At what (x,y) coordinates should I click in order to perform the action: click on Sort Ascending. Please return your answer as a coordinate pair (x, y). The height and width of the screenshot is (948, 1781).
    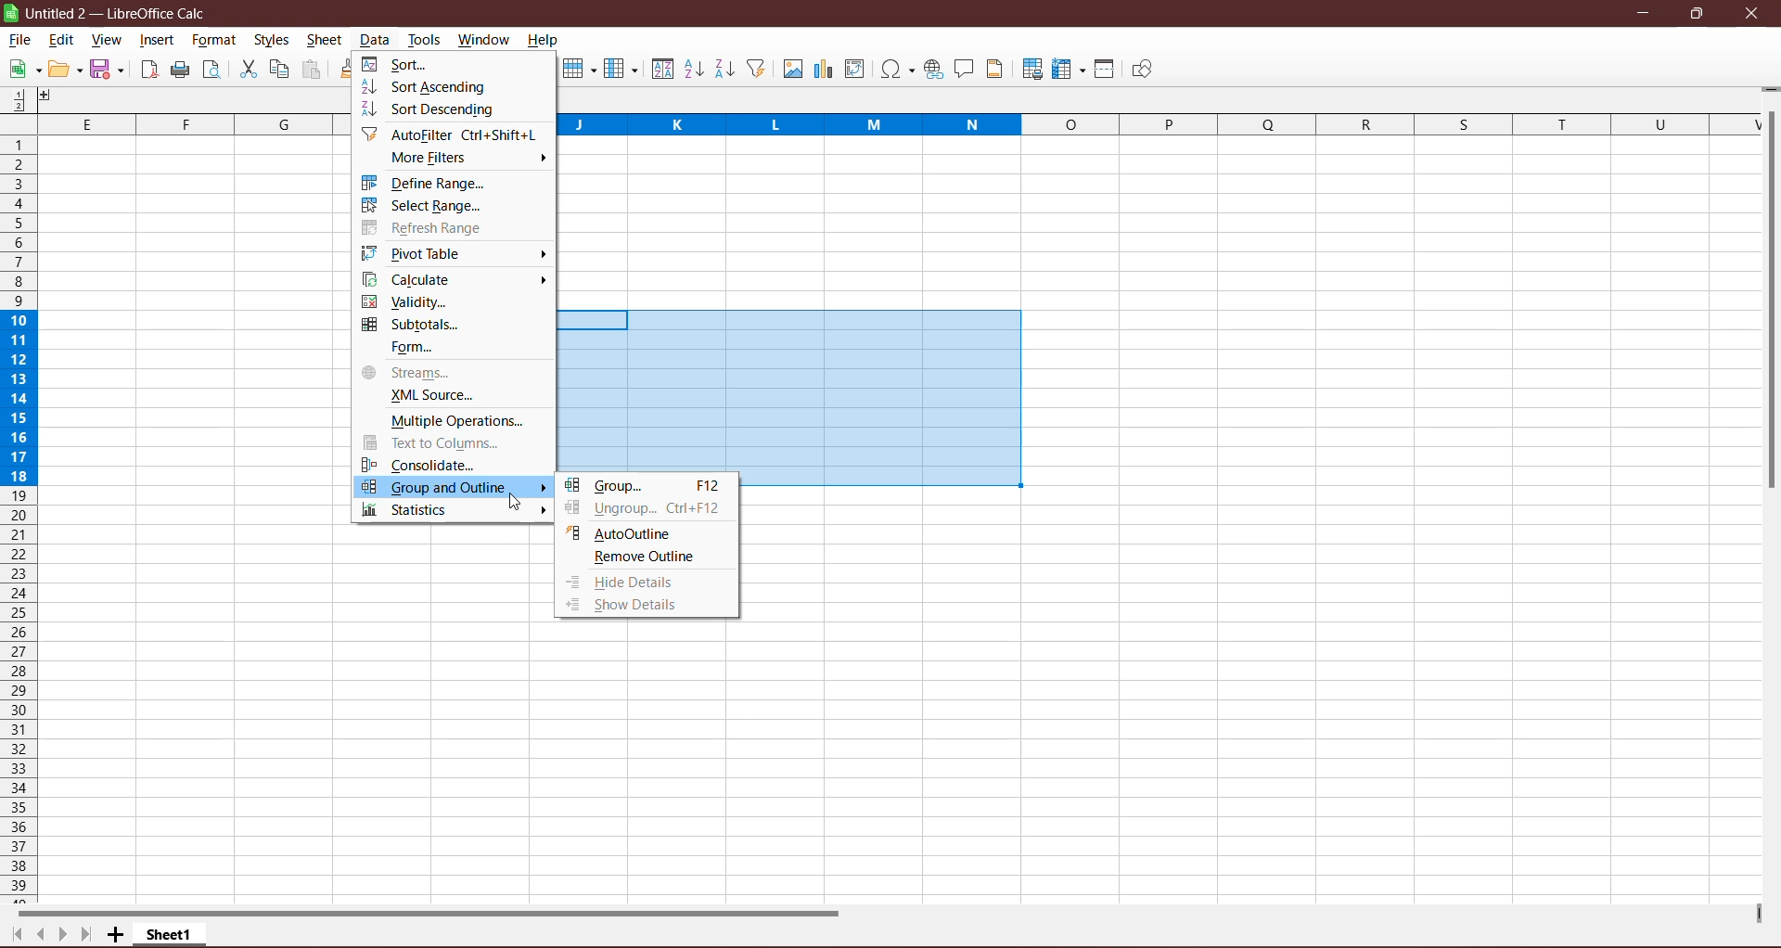
    Looking at the image, I should click on (429, 86).